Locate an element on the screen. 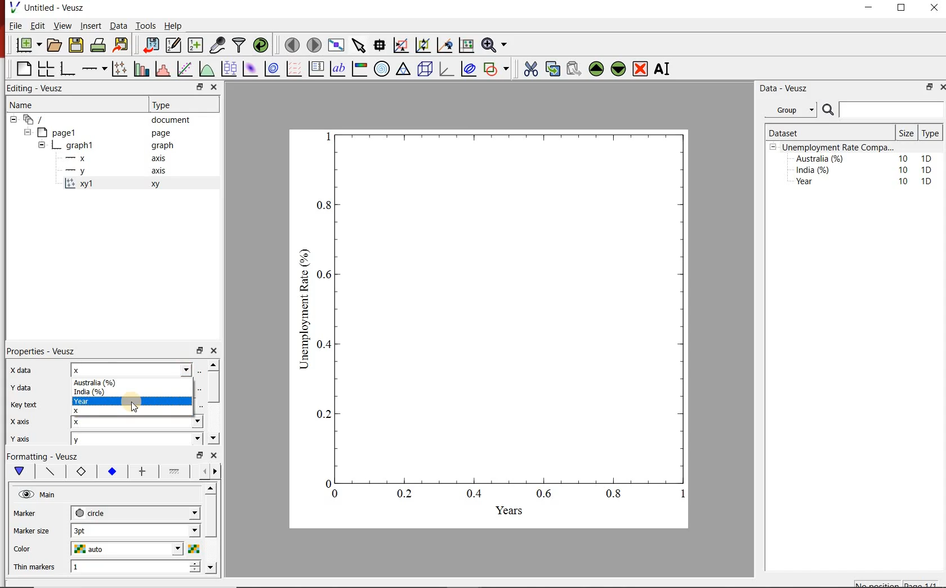  filter data is located at coordinates (238, 45).